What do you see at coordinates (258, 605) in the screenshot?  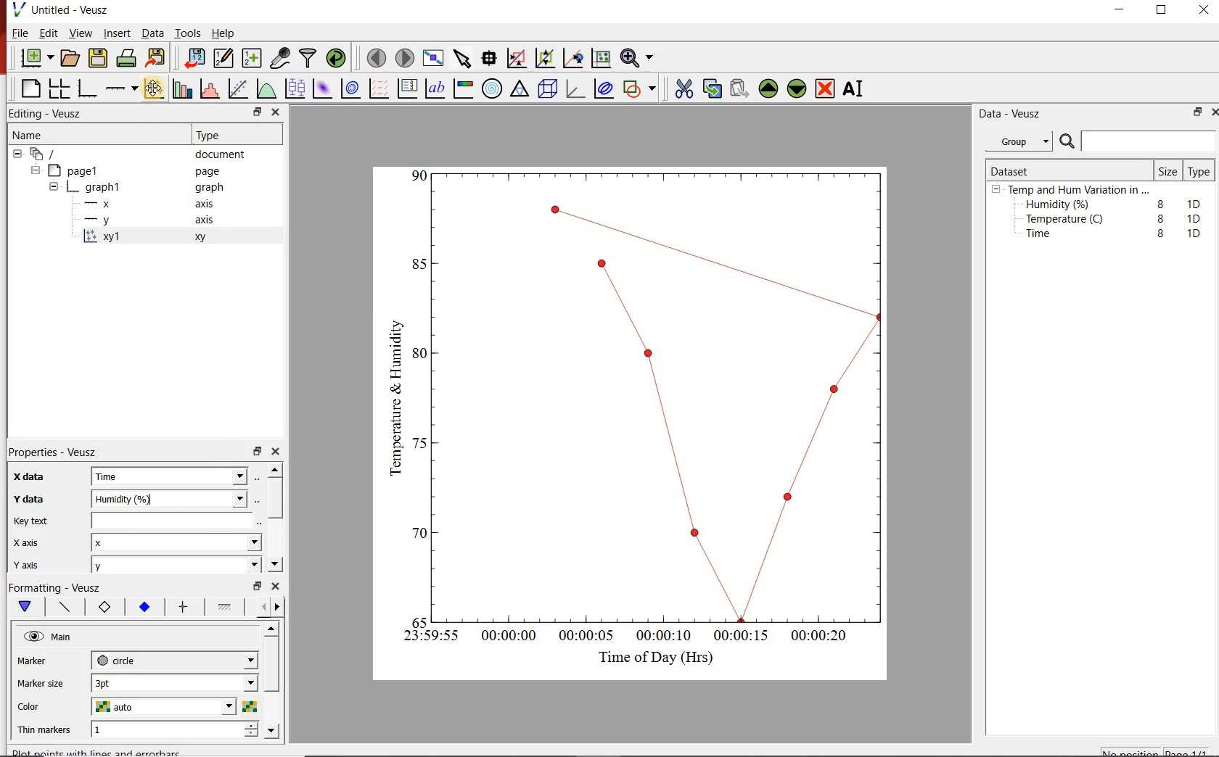 I see `go back` at bounding box center [258, 605].